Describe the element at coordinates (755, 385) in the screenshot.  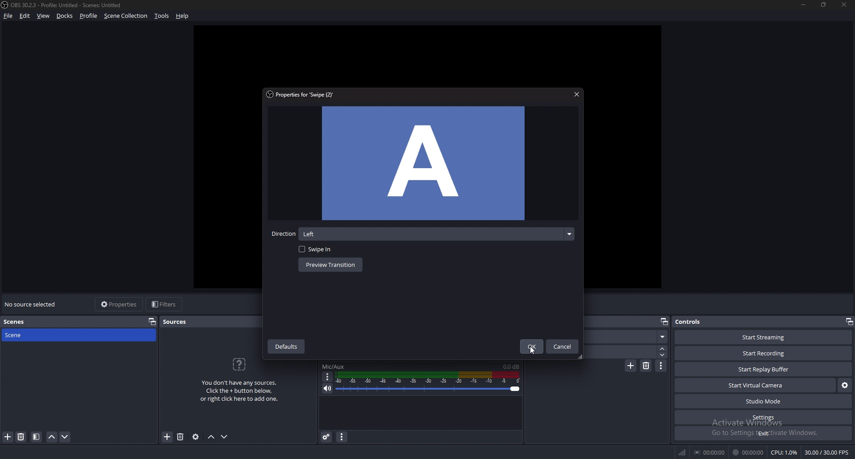
I see `start virtual camera` at that location.